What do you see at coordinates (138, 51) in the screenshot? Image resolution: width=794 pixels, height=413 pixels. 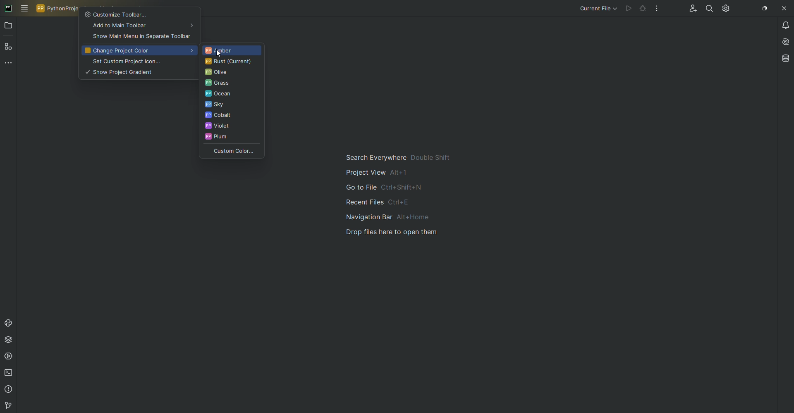 I see `Change Project Color` at bounding box center [138, 51].